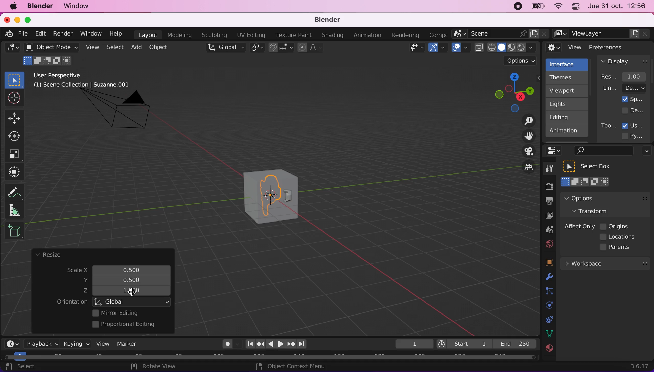 The width and height of the screenshot is (654, 372). What do you see at coordinates (39, 33) in the screenshot?
I see `edit` at bounding box center [39, 33].